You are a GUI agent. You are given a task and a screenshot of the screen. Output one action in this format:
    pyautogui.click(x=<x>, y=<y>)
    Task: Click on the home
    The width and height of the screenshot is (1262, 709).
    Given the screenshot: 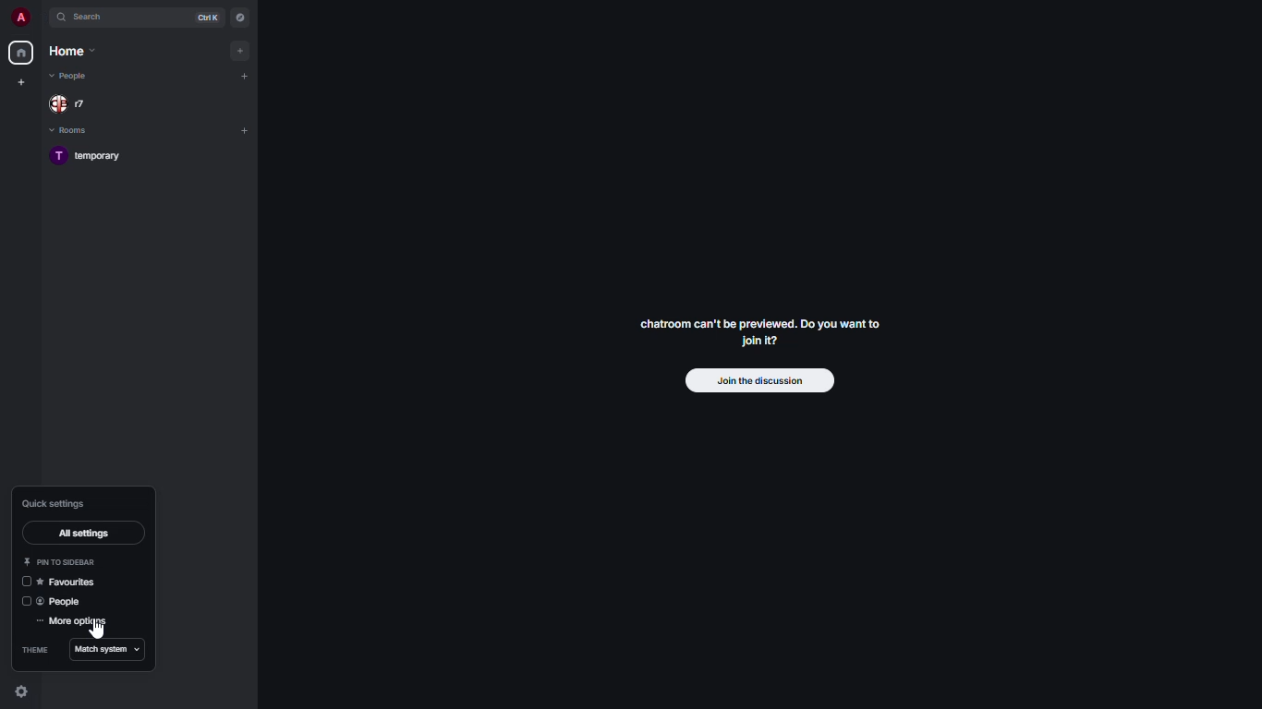 What is the action you would take?
    pyautogui.click(x=22, y=52)
    